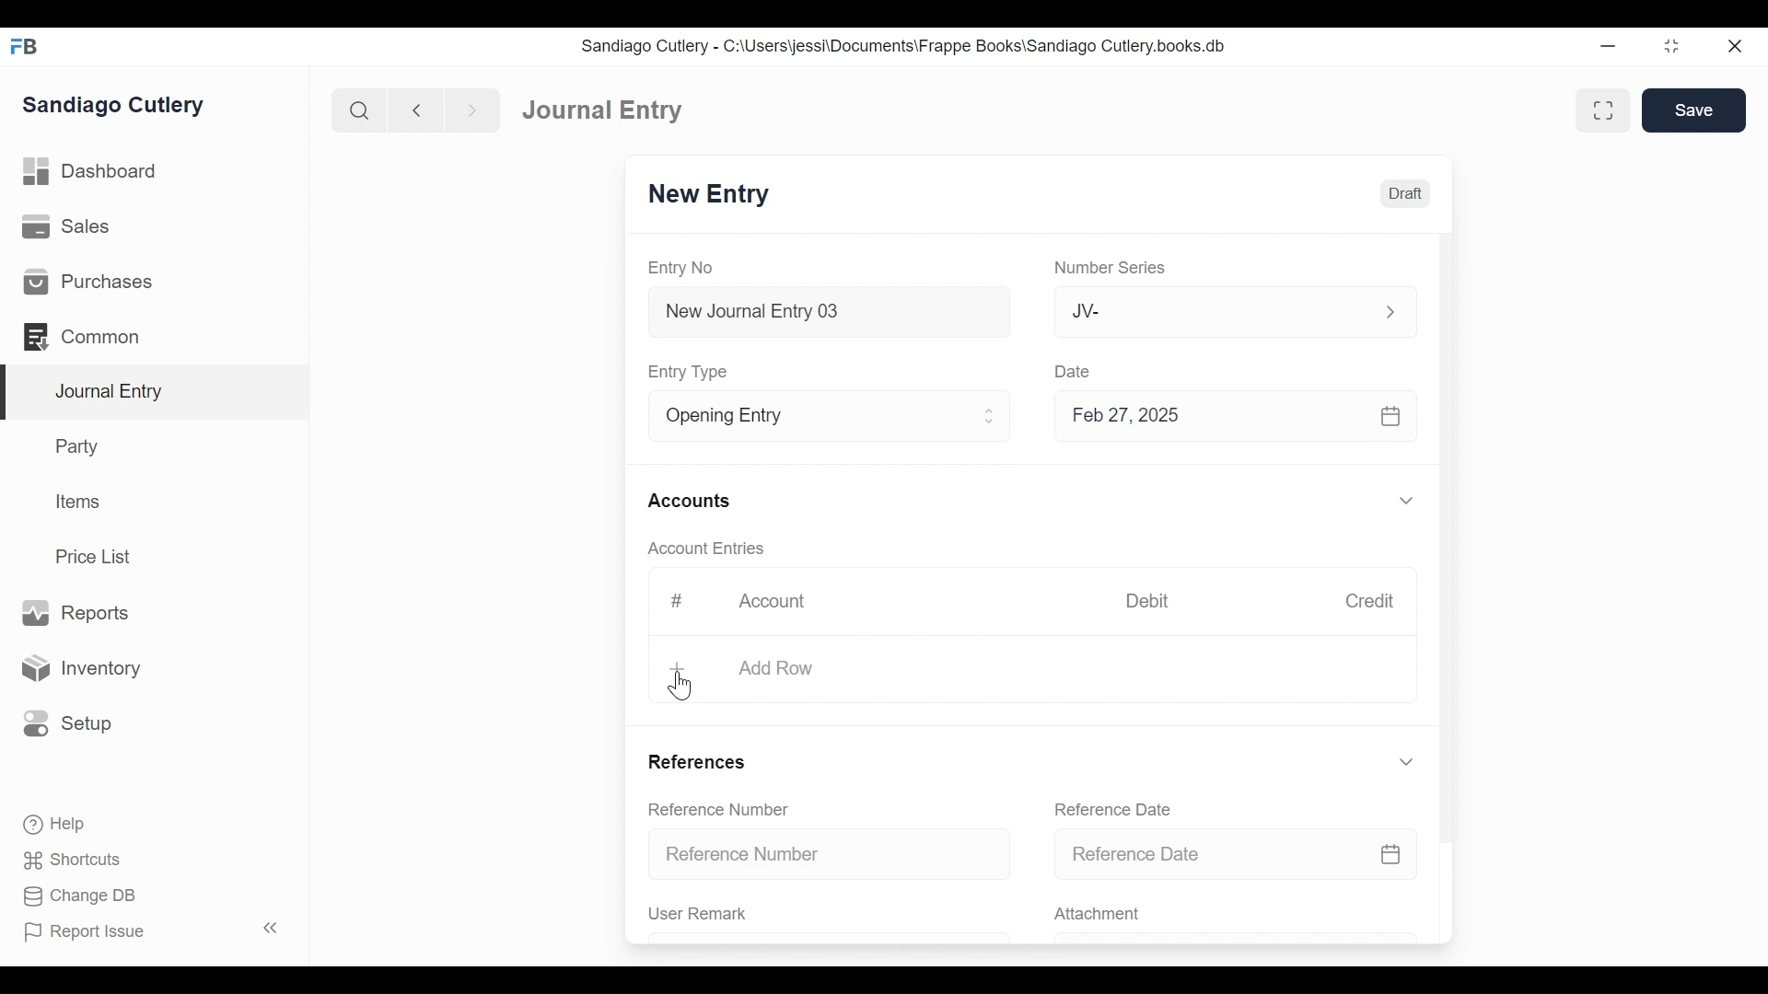 Image resolution: width=1768 pixels, height=994 pixels. I want to click on Inventory, so click(79, 667).